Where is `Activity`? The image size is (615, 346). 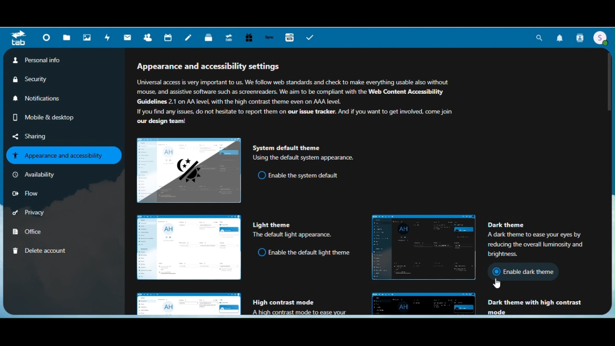
Activity is located at coordinates (107, 38).